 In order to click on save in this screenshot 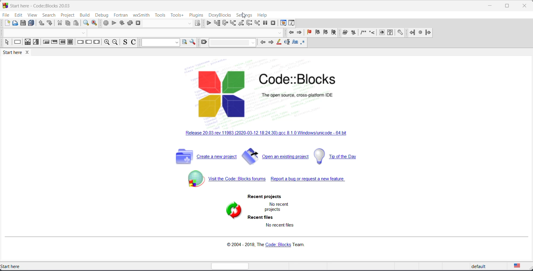, I will do `click(23, 23)`.